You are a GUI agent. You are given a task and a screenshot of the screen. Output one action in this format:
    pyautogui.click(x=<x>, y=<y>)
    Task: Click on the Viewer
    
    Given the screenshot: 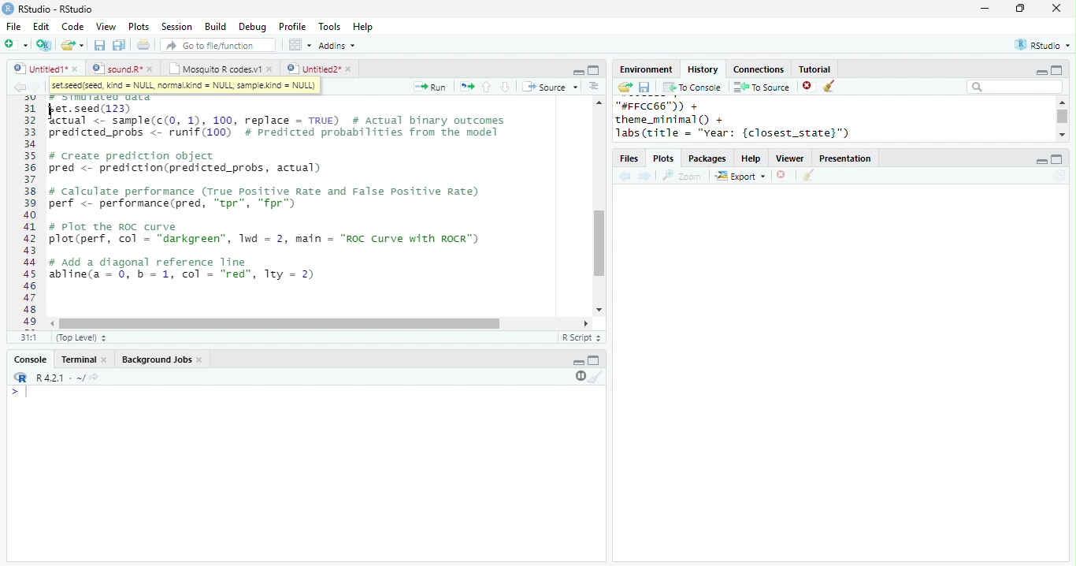 What is the action you would take?
    pyautogui.click(x=791, y=159)
    